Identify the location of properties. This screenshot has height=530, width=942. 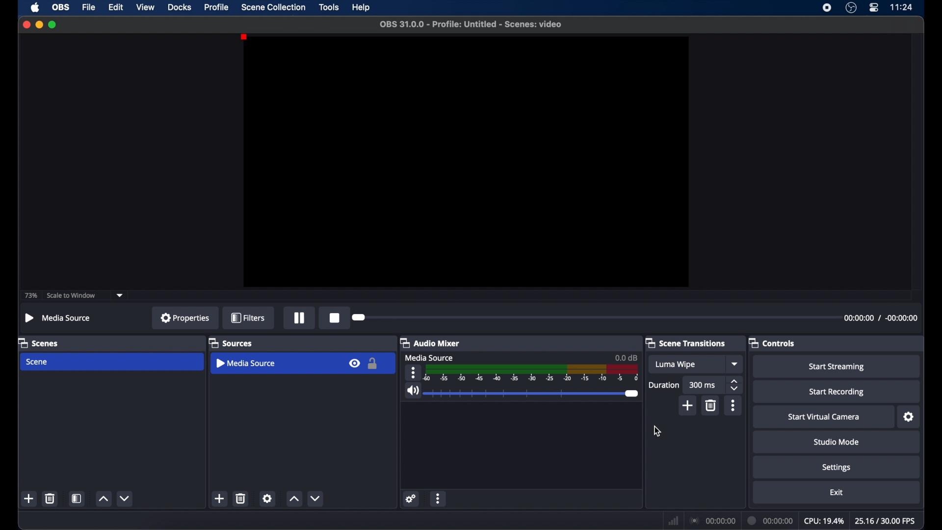
(185, 318).